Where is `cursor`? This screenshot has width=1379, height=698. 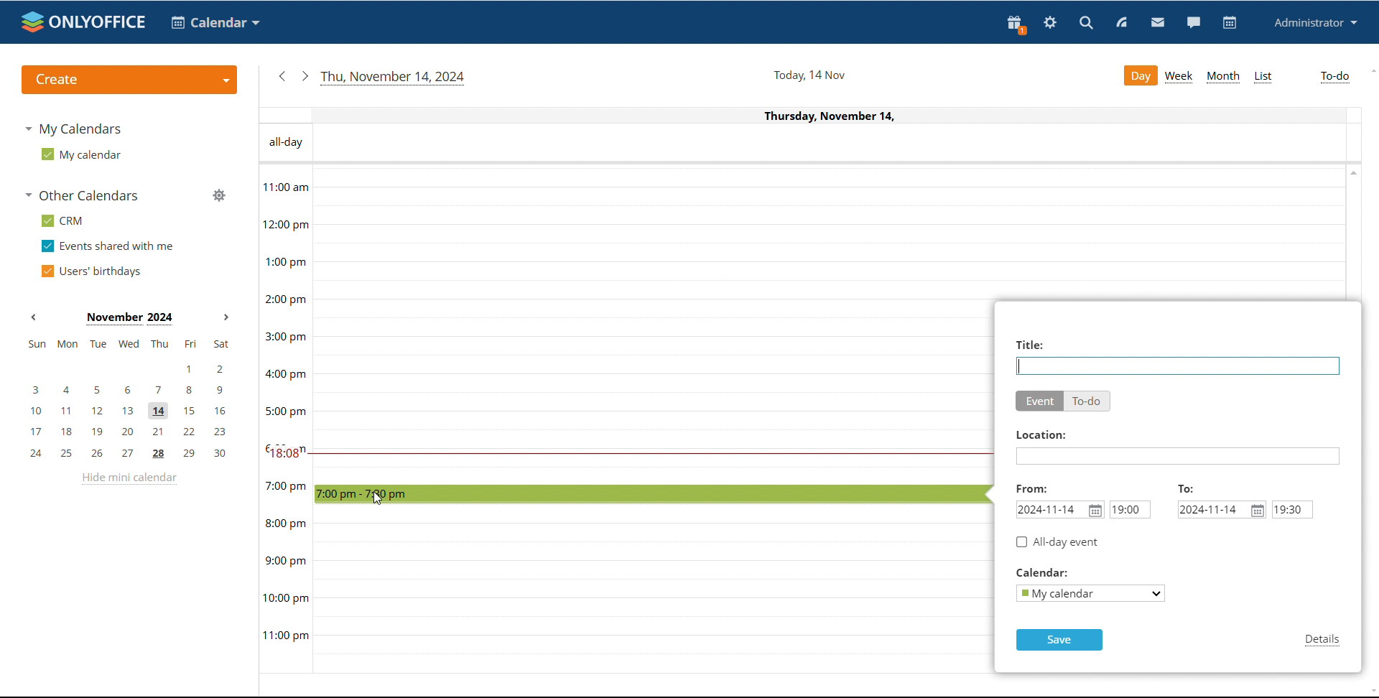 cursor is located at coordinates (378, 500).